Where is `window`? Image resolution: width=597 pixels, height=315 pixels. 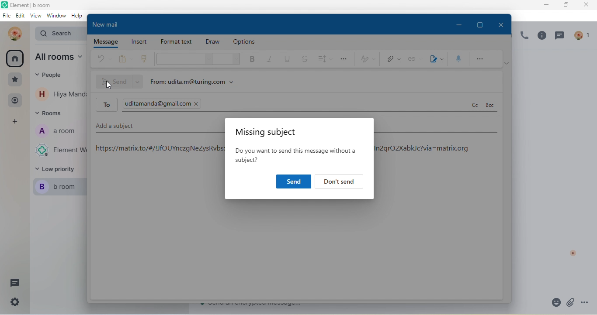 window is located at coordinates (56, 18).